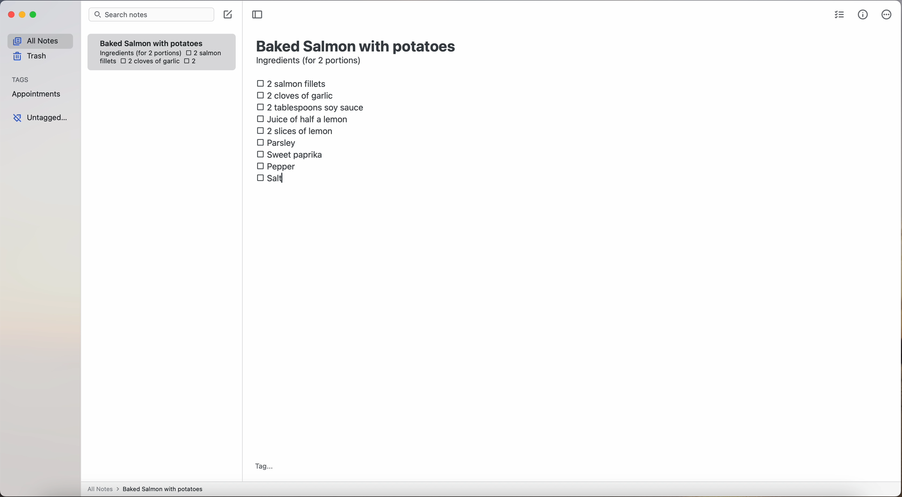 The image size is (902, 497). I want to click on untagged, so click(41, 118).